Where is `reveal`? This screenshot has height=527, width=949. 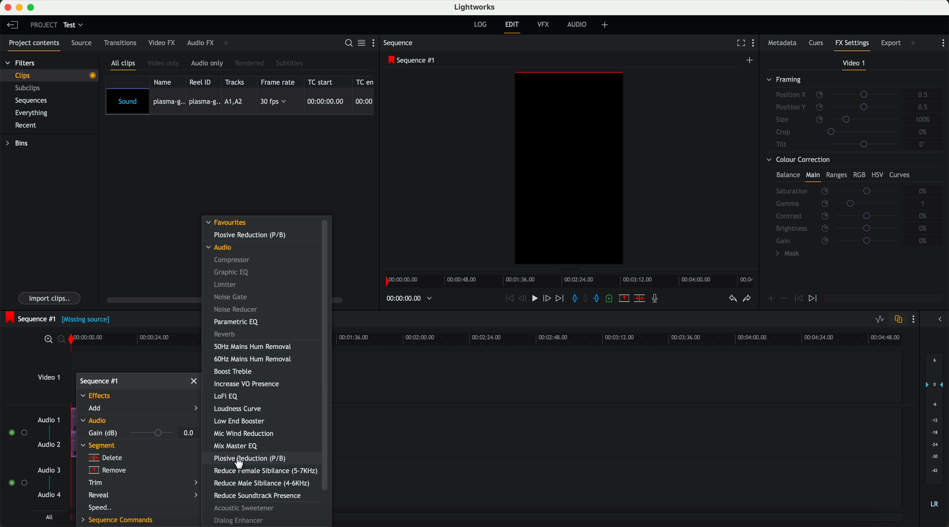 reveal is located at coordinates (143, 495).